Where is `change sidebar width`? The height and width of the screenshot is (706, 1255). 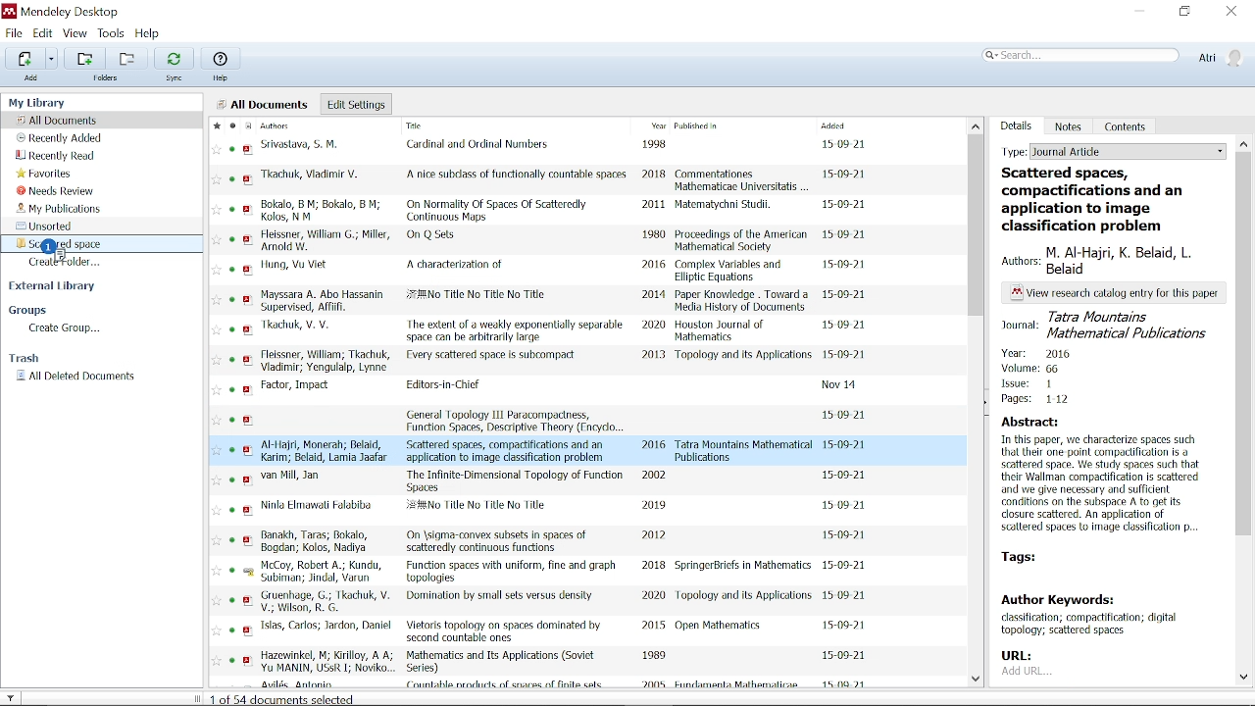
change sidebar width is located at coordinates (196, 698).